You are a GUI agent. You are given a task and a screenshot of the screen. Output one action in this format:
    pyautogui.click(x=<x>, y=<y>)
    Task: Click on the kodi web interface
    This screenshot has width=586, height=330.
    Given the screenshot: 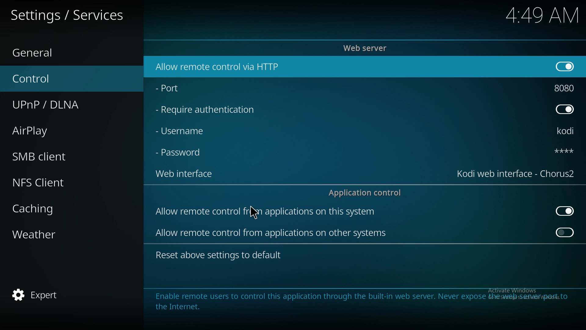 What is the action you would take?
    pyautogui.click(x=515, y=174)
    